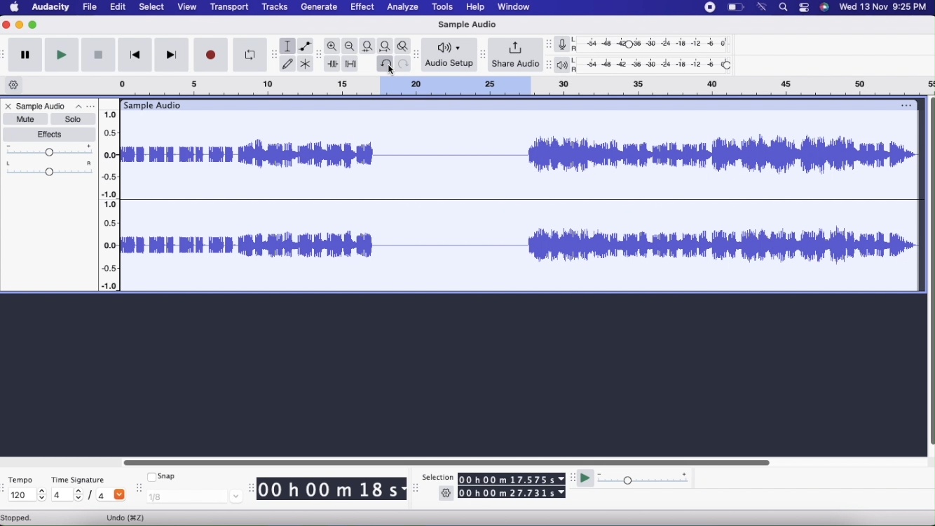  I want to click on Multi-tool, so click(306, 64).